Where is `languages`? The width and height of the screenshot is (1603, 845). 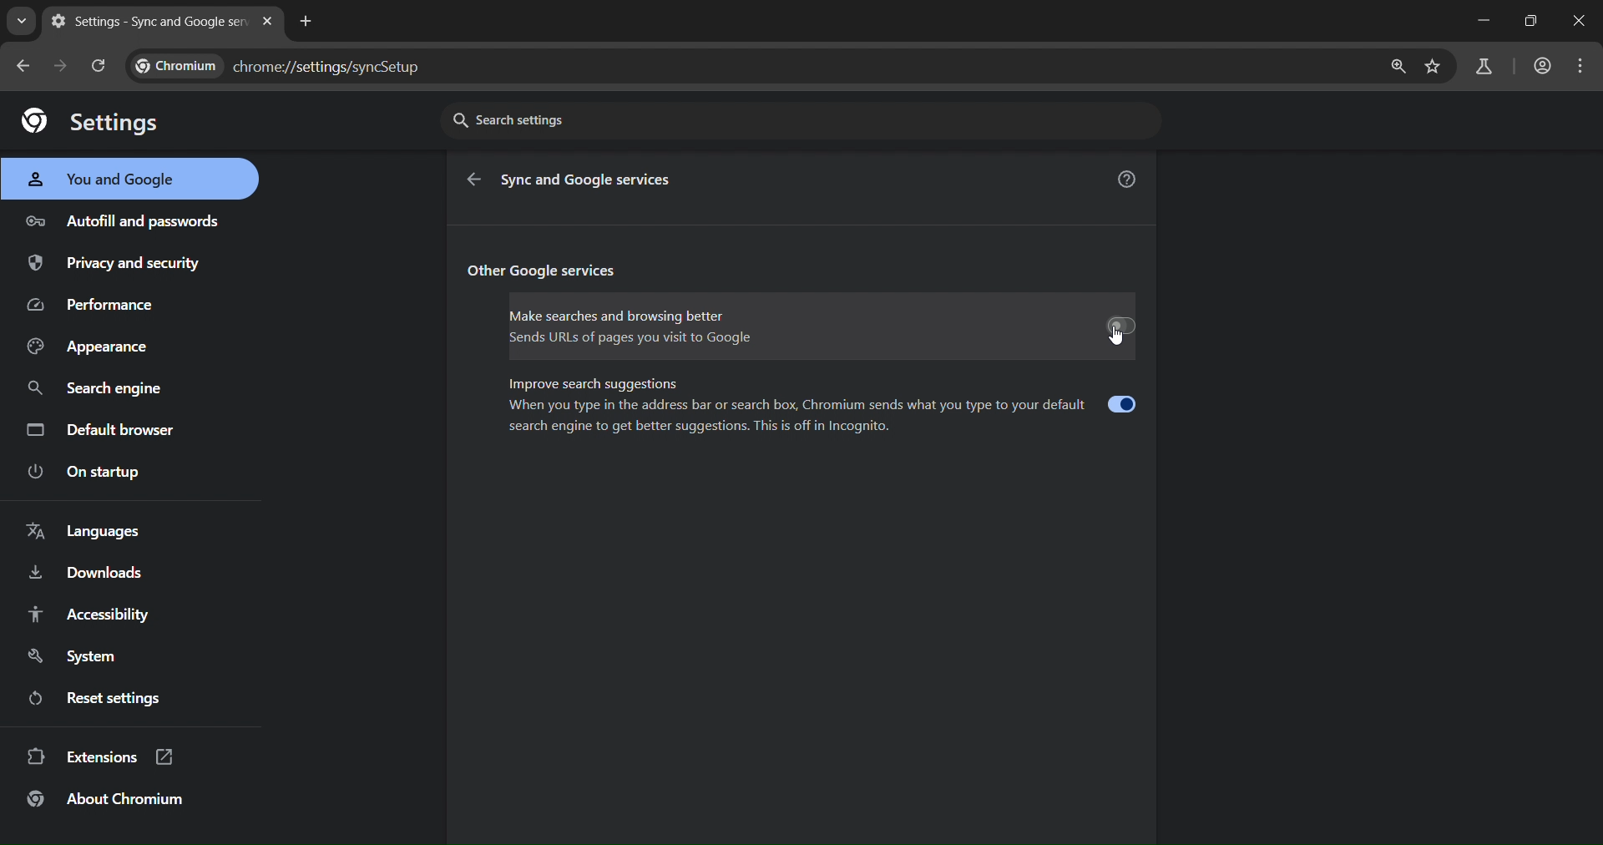 languages is located at coordinates (82, 532).